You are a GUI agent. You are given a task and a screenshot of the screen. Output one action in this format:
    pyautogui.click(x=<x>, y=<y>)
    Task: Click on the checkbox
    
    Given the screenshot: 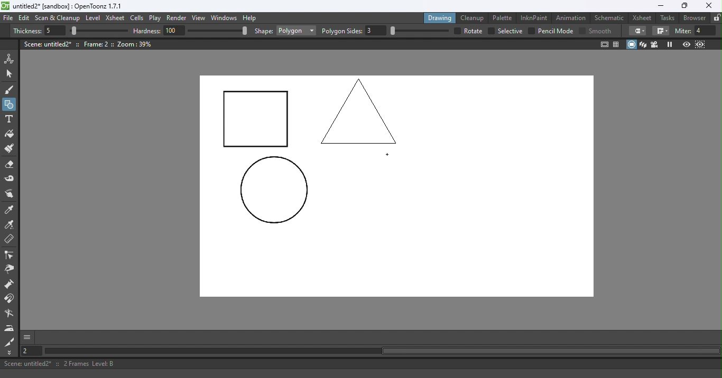 What is the action you would take?
    pyautogui.click(x=531, y=31)
    